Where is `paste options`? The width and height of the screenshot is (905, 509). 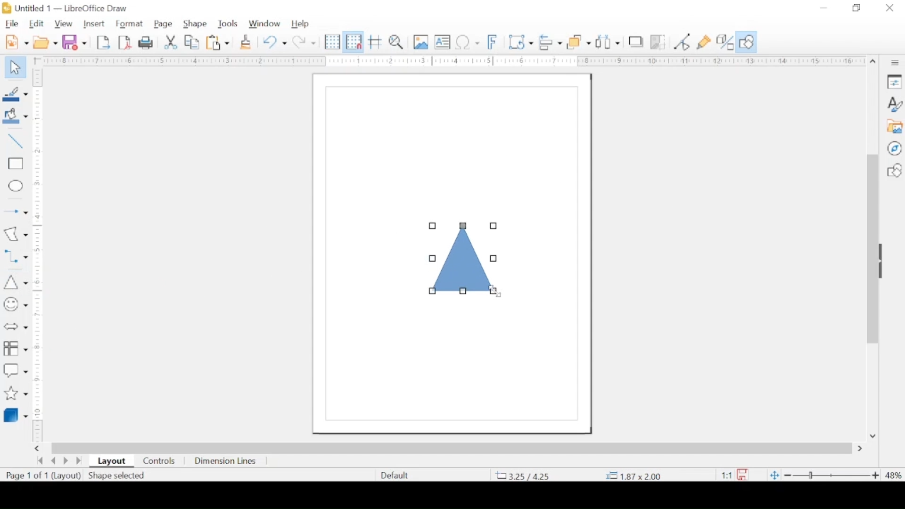
paste options is located at coordinates (218, 43).